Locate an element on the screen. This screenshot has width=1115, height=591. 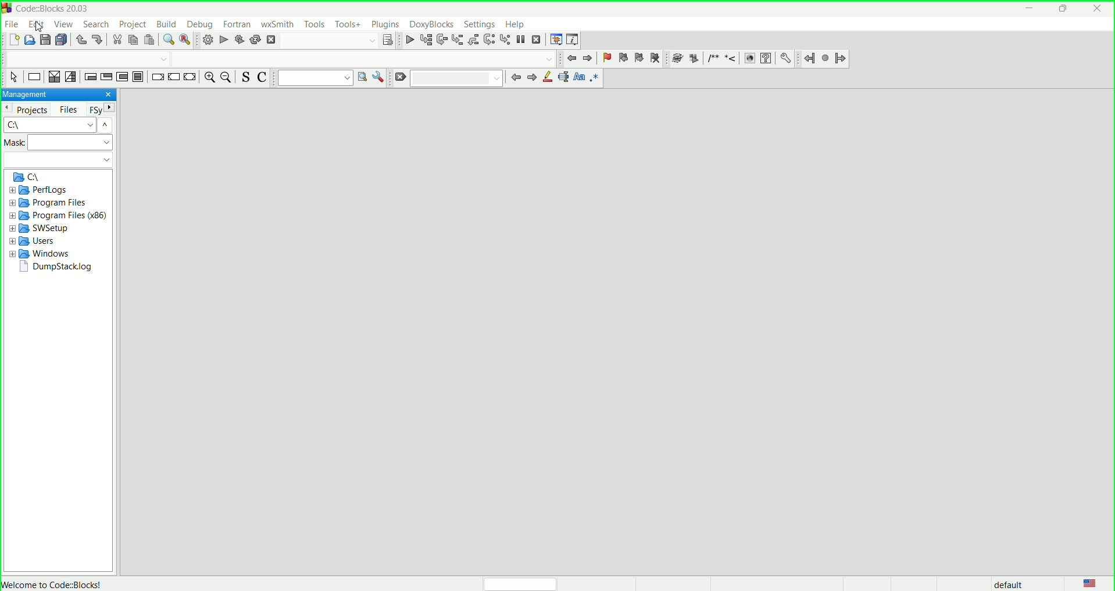
toggle source is located at coordinates (244, 78).